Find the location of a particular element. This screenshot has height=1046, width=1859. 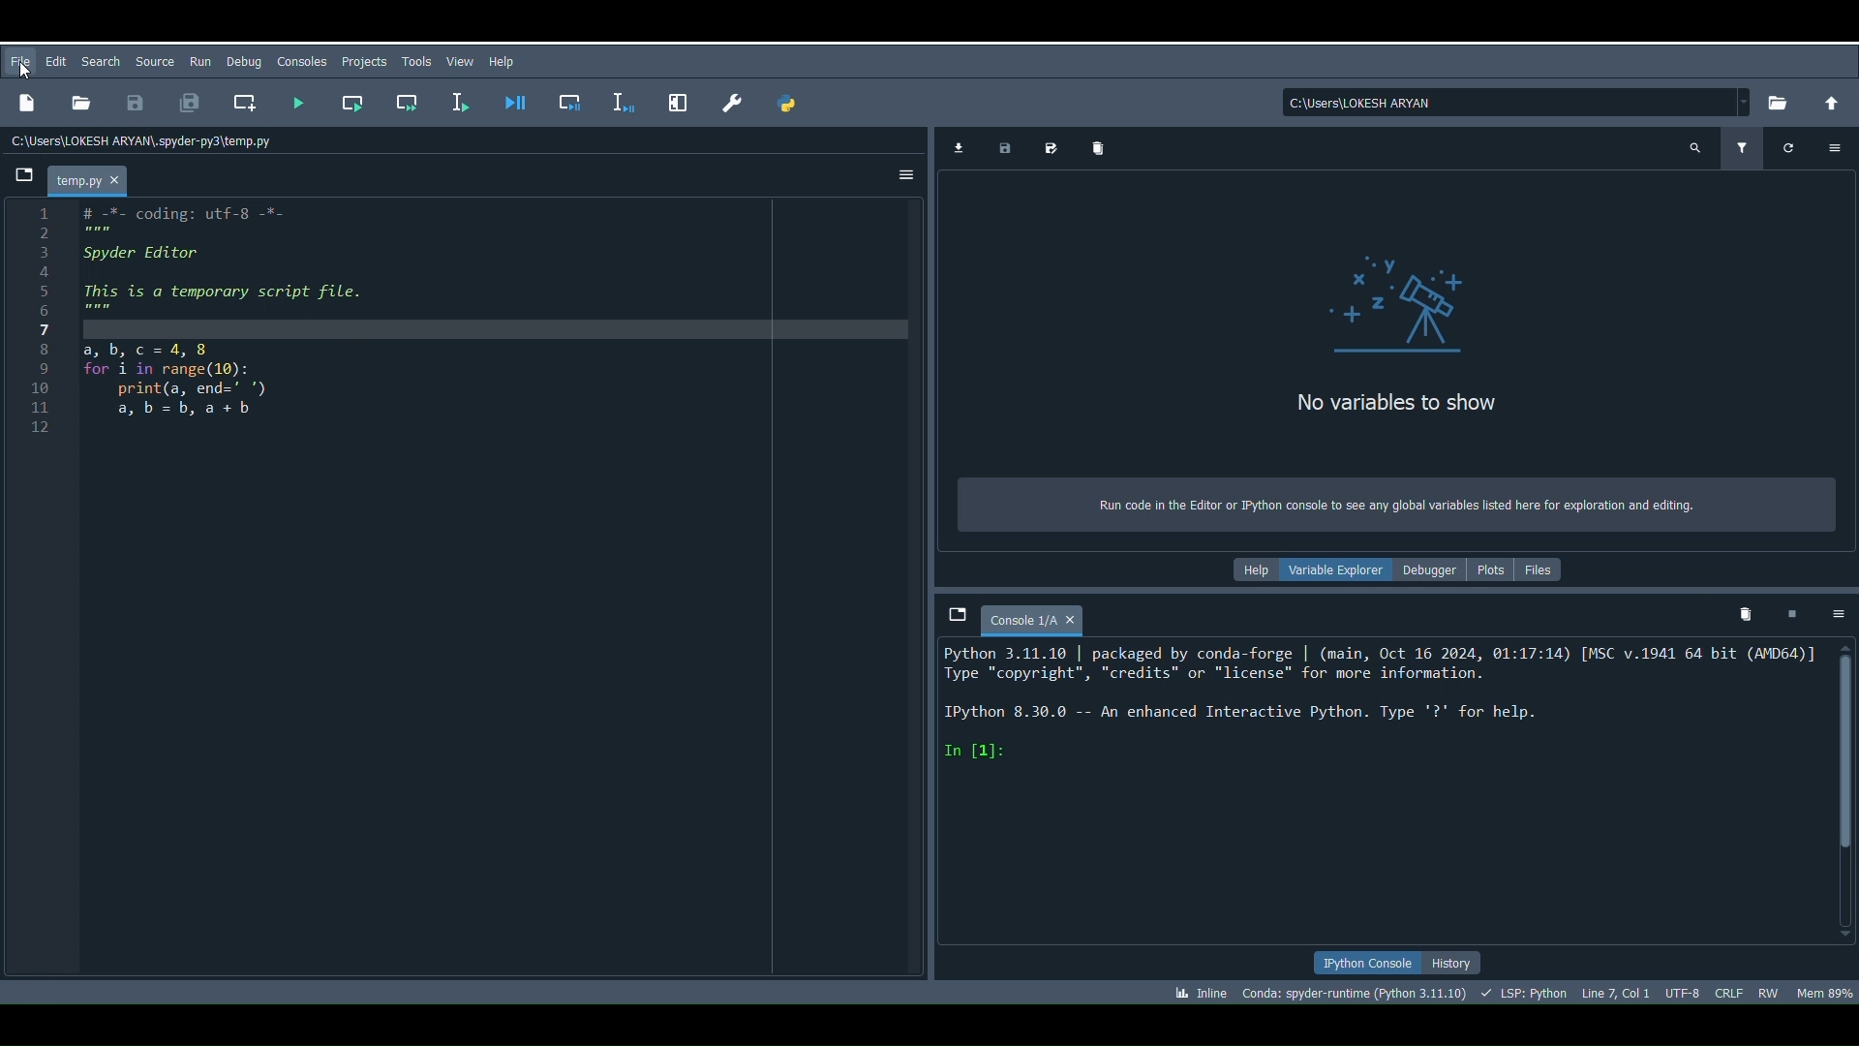

File  is located at coordinates (23, 61).